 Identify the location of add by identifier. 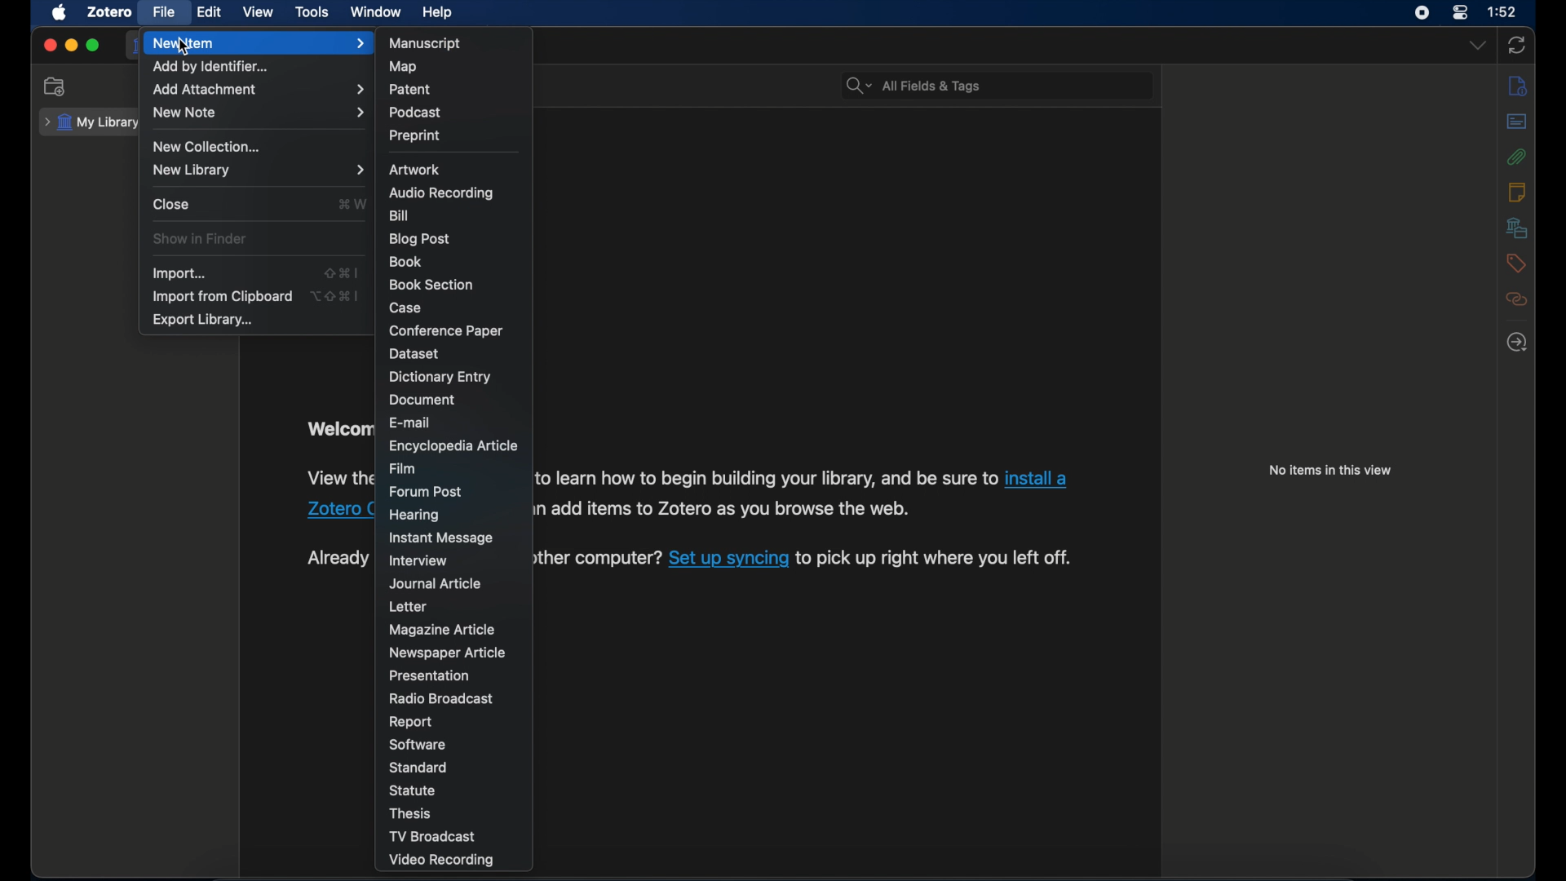
(211, 68).